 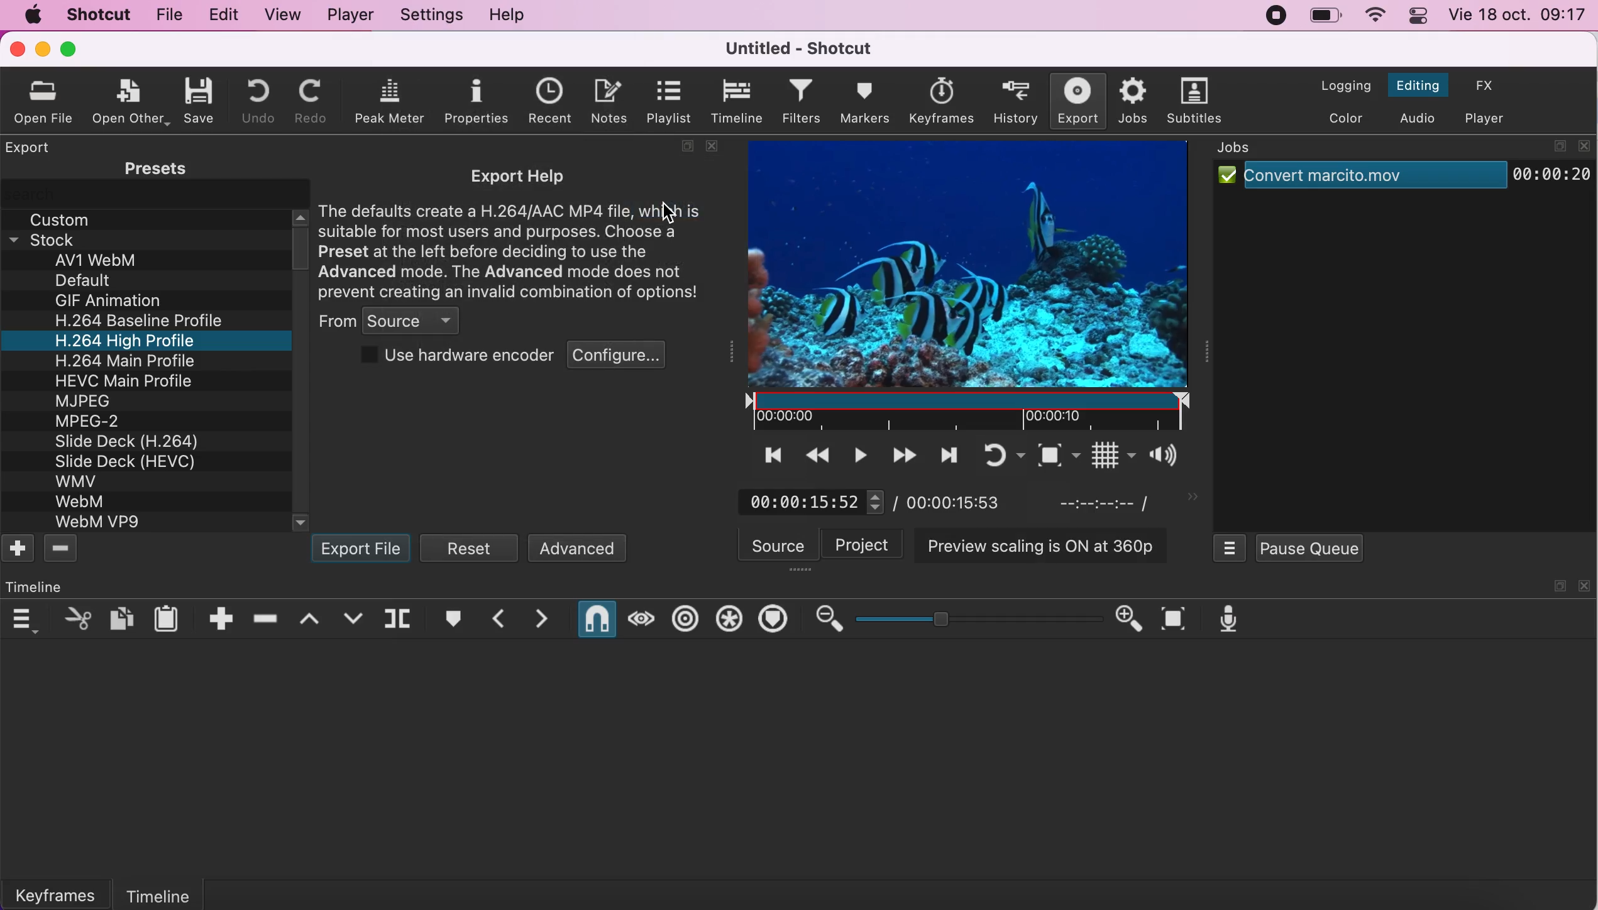 What do you see at coordinates (1009, 102) in the screenshot?
I see `history` at bounding box center [1009, 102].